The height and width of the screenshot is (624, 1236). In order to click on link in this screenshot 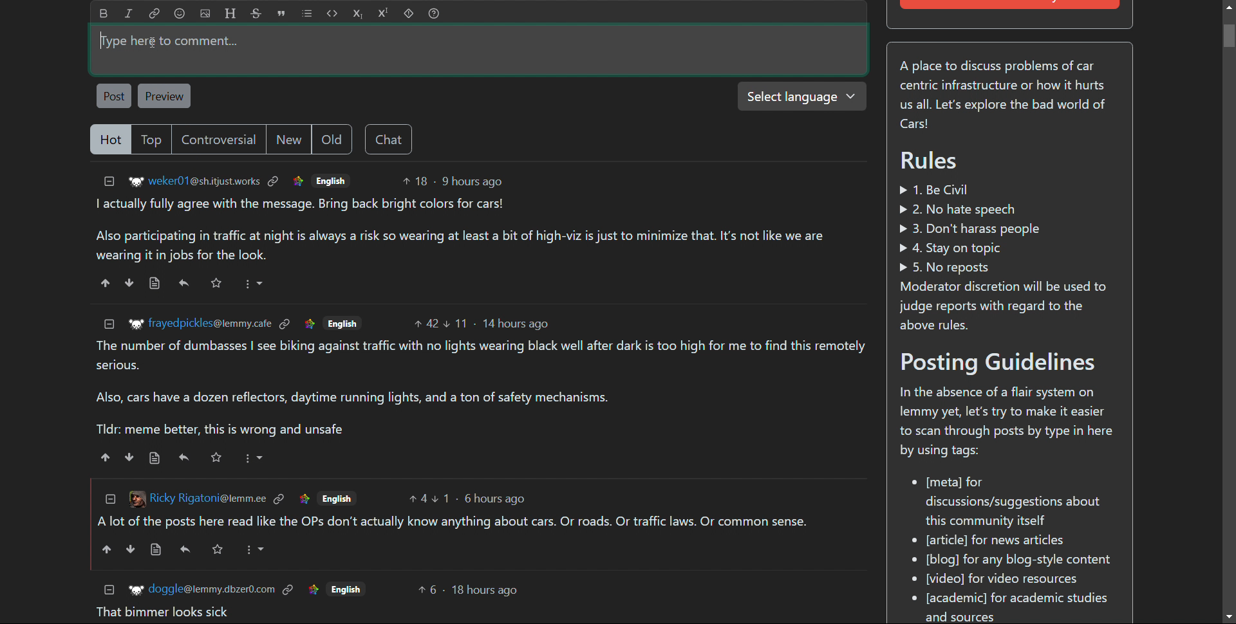, I will do `click(274, 181)`.